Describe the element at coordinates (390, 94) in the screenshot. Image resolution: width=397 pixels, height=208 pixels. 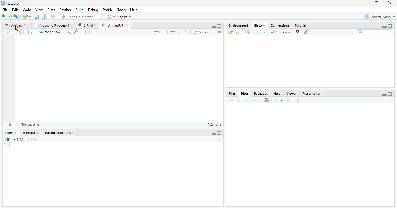
I see `Maximize` at that location.